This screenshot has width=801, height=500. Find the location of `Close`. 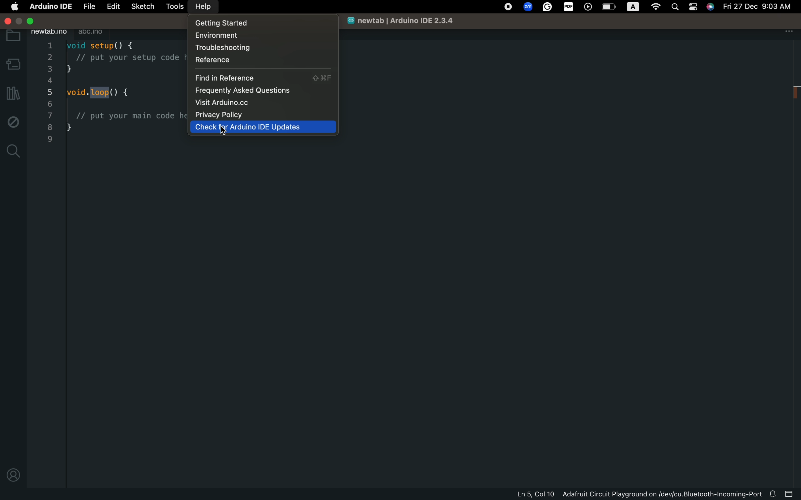

Close is located at coordinates (34, 20).